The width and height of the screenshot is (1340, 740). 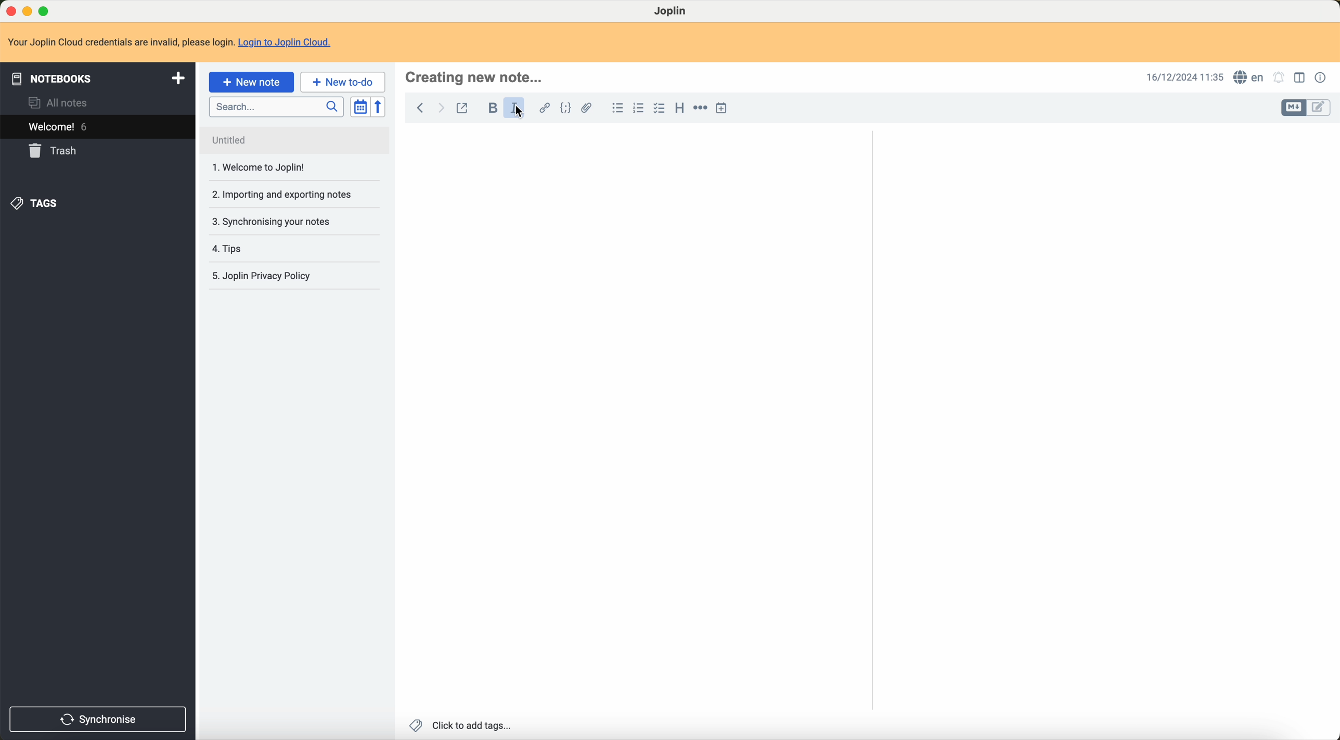 What do you see at coordinates (9, 9) in the screenshot?
I see `close program` at bounding box center [9, 9].